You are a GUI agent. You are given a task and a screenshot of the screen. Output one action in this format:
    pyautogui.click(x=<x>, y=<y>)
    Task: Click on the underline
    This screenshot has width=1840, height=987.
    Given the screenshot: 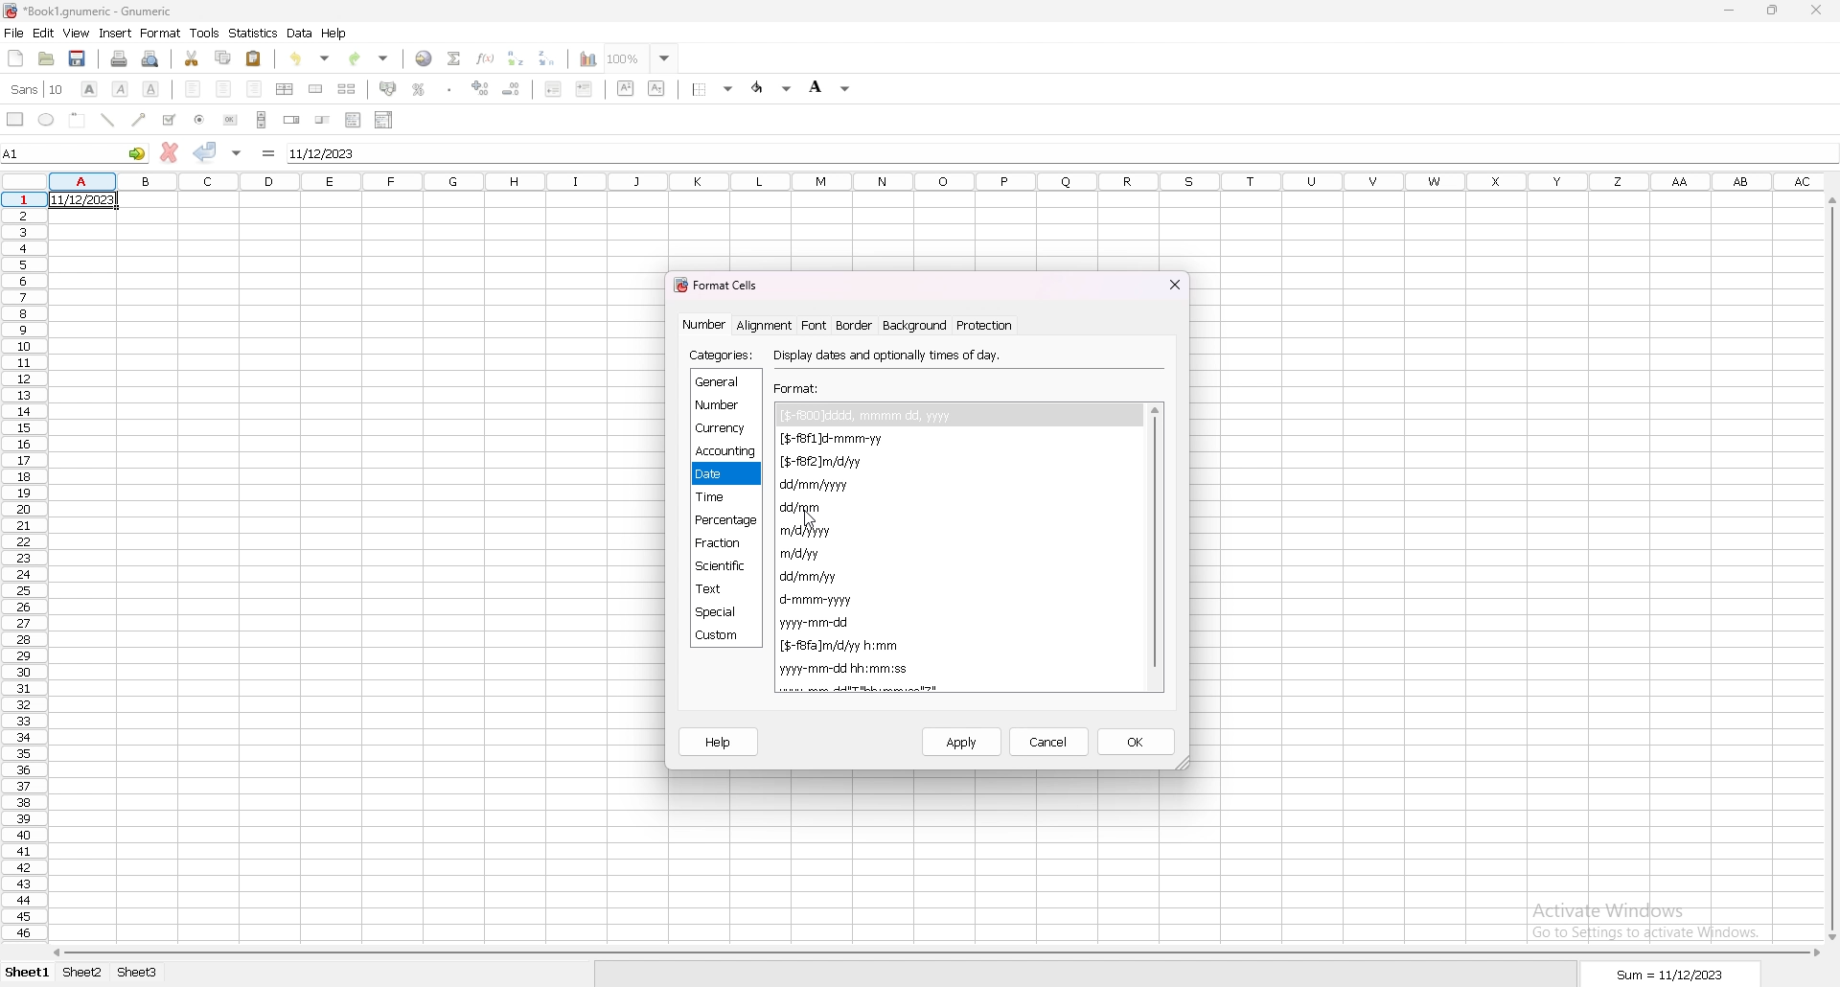 What is the action you would take?
    pyautogui.click(x=150, y=89)
    